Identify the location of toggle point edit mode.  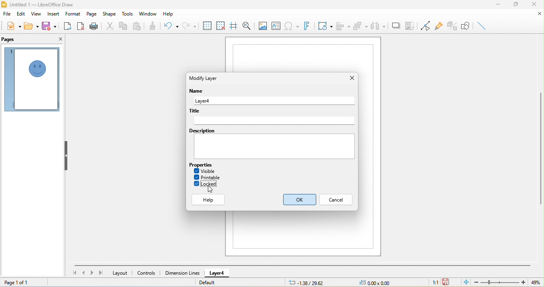
(425, 26).